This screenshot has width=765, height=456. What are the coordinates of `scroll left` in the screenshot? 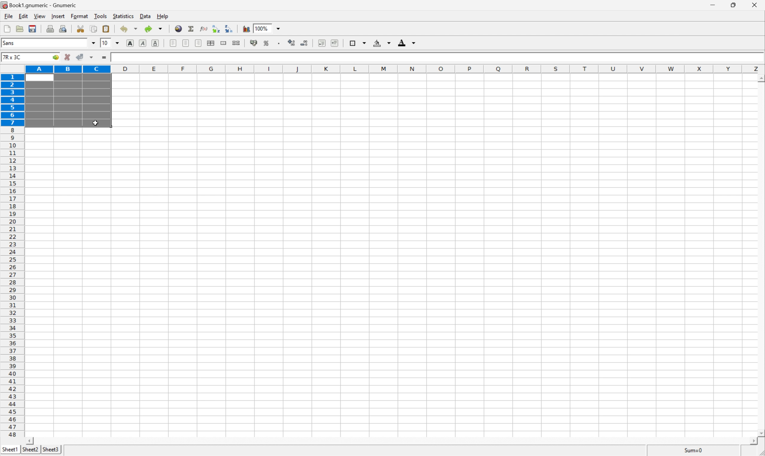 It's located at (31, 441).